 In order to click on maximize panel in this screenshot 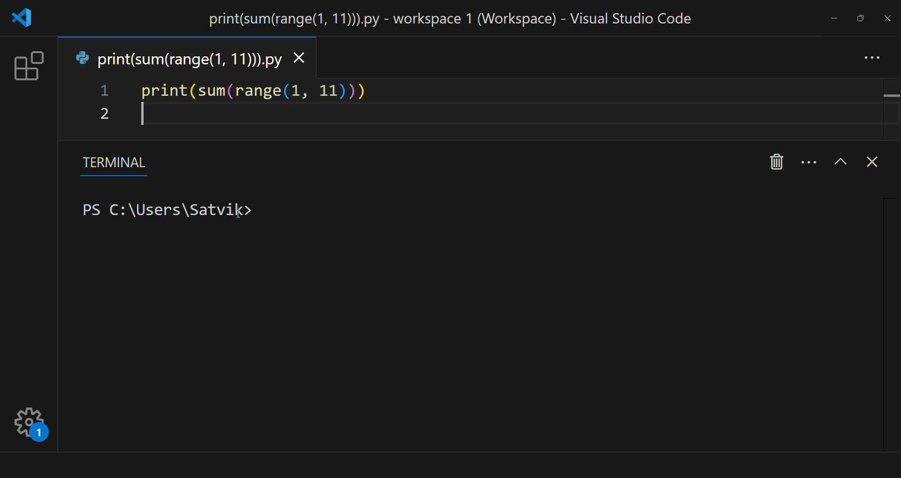, I will do `click(841, 161)`.